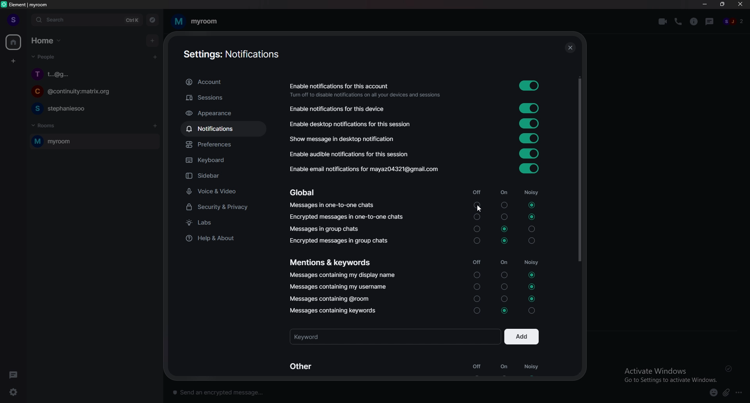 Image resolution: width=750 pixels, height=403 pixels. I want to click on notifications, so click(222, 128).